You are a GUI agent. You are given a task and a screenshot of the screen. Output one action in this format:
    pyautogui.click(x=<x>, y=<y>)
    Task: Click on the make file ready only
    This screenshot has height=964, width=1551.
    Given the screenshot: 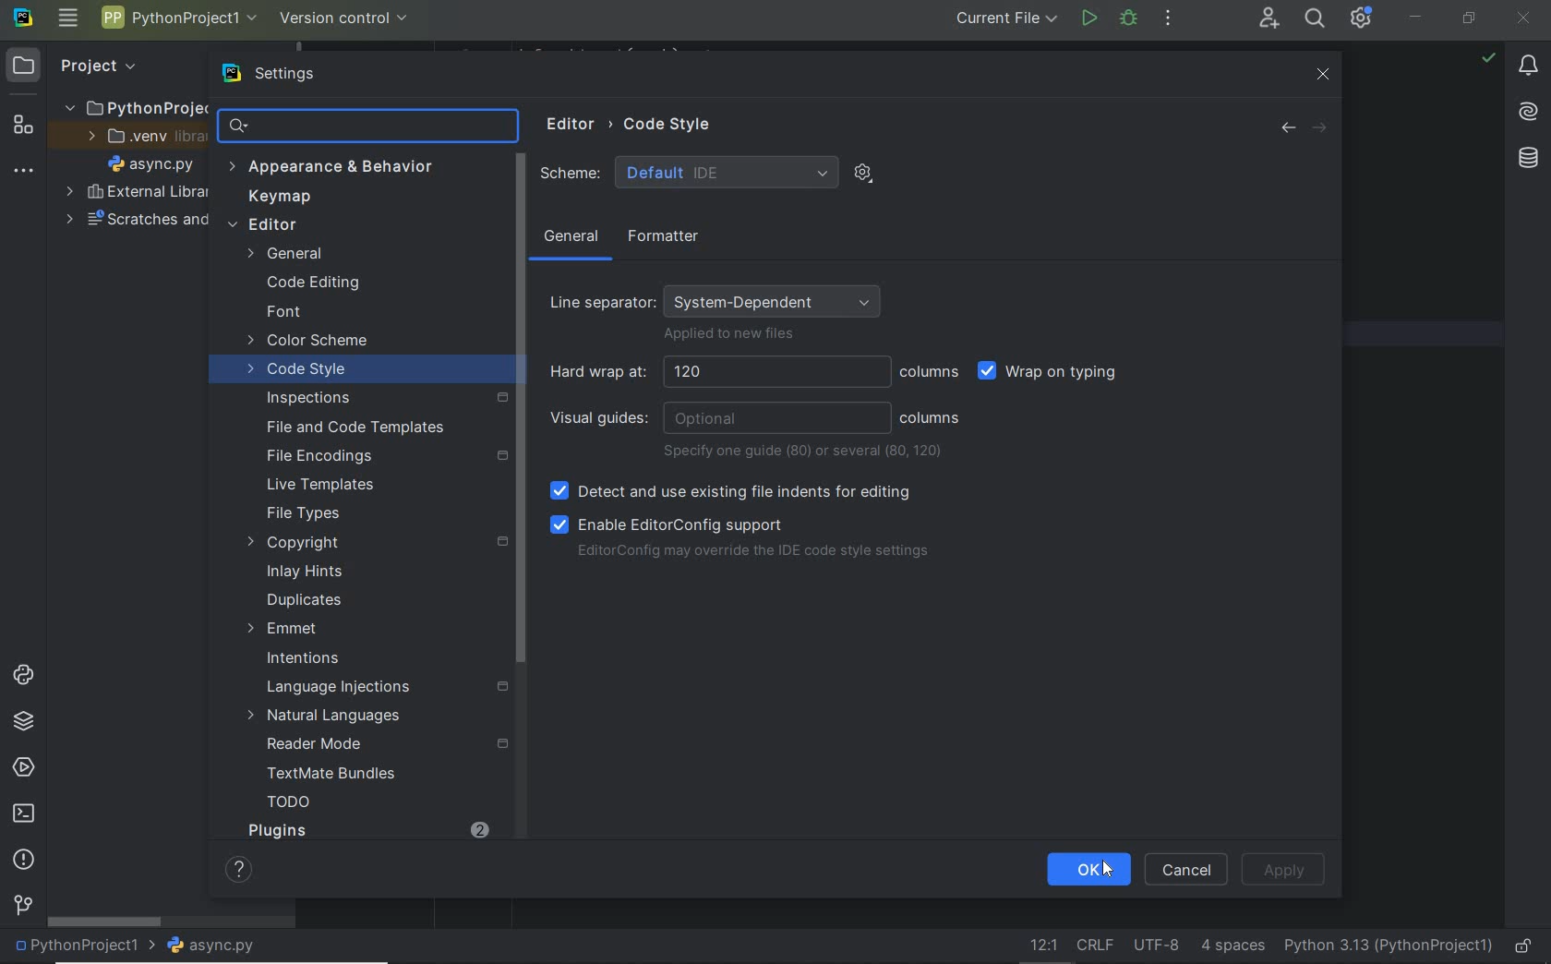 What is the action you would take?
    pyautogui.click(x=1526, y=946)
    